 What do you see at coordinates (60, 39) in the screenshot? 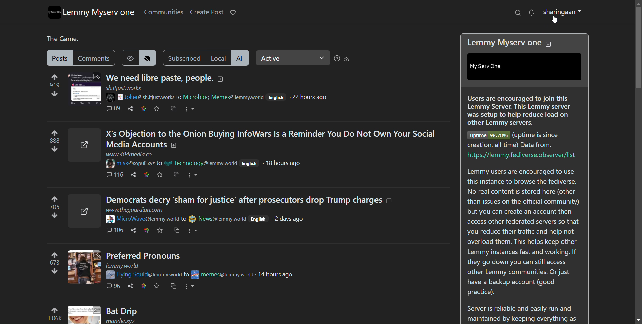
I see `The Game.` at bounding box center [60, 39].